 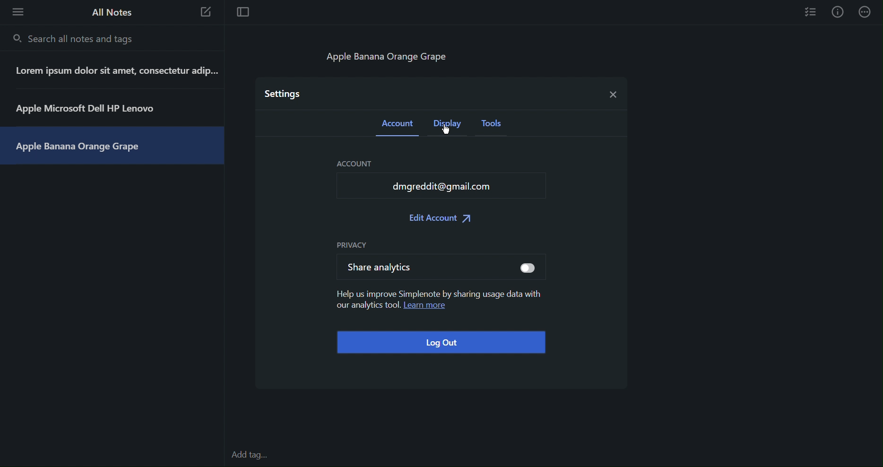 What do you see at coordinates (81, 147) in the screenshot?
I see `Apple Banana Orange Grape` at bounding box center [81, 147].